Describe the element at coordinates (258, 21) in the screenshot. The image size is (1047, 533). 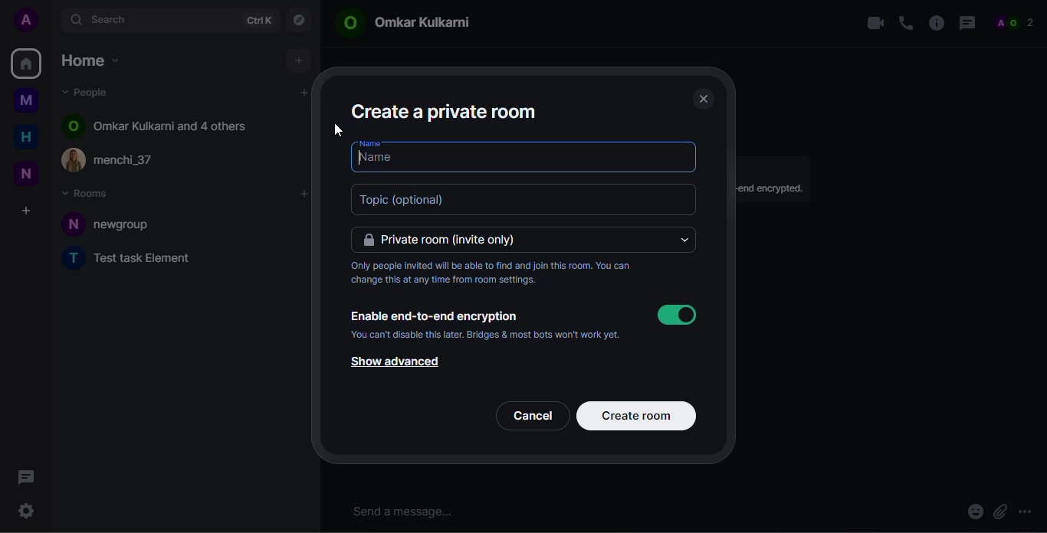
I see `ctrlK` at that location.